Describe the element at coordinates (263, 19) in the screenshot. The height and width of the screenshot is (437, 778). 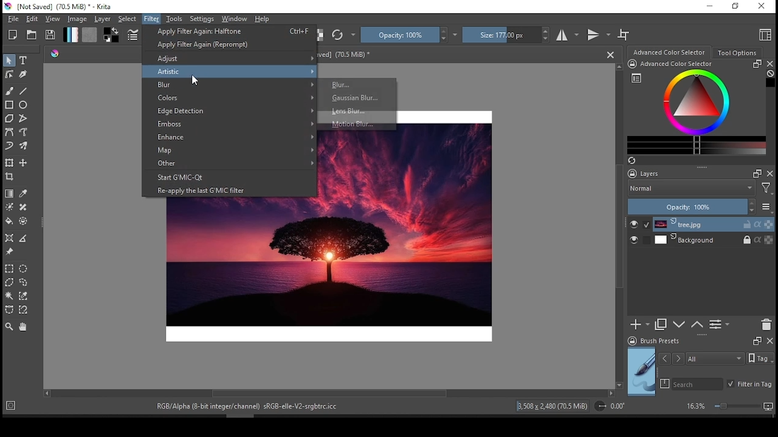
I see `help` at that location.